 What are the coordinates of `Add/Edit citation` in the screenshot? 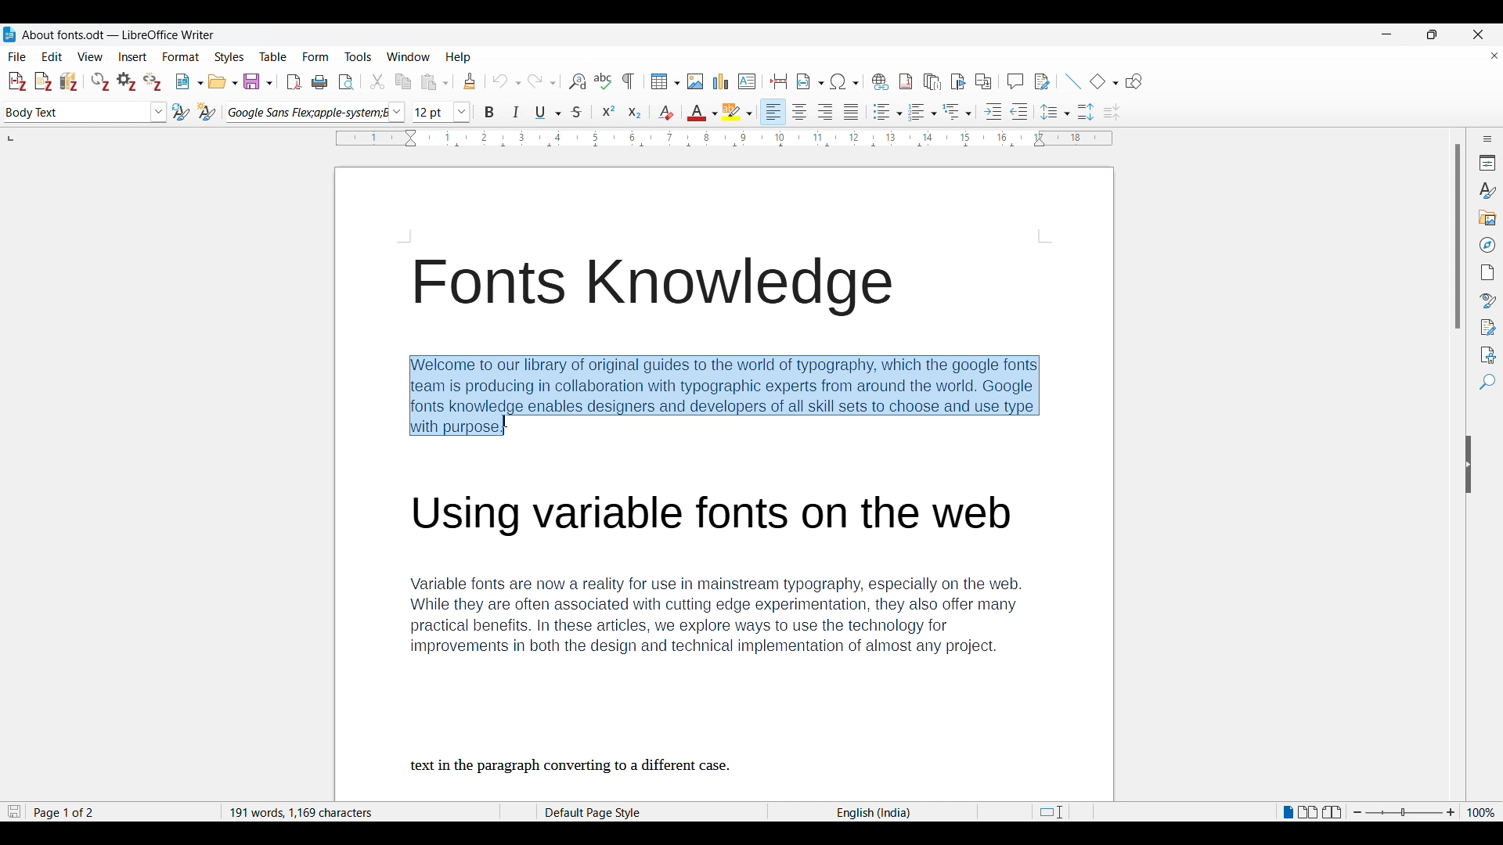 It's located at (17, 81).